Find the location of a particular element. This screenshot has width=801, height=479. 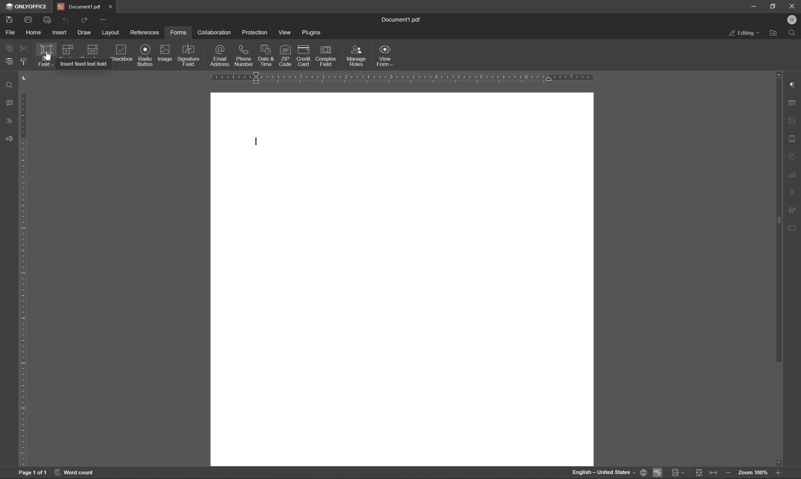

——
English — United States is located at coordinates (597, 474).